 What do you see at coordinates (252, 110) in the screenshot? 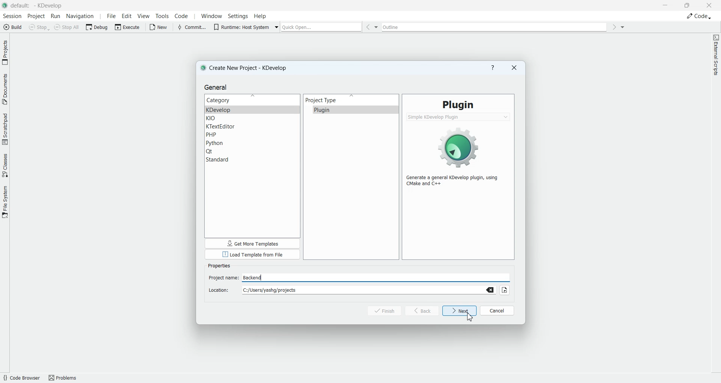
I see `KDevelop` at bounding box center [252, 110].